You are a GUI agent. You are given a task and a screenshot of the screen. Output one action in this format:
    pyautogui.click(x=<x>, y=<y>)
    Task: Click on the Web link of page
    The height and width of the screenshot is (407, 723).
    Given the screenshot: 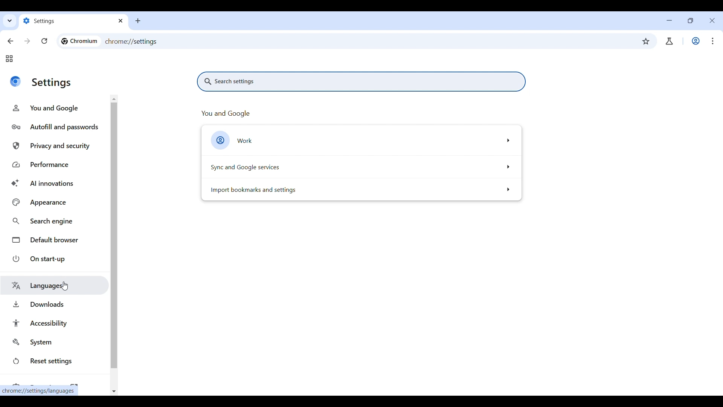 What is the action you would take?
    pyautogui.click(x=136, y=41)
    